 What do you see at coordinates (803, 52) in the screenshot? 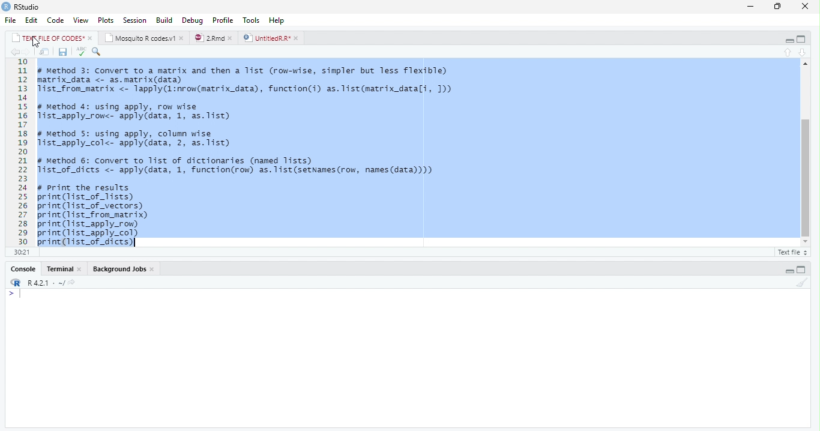
I see `Previous section` at bounding box center [803, 52].